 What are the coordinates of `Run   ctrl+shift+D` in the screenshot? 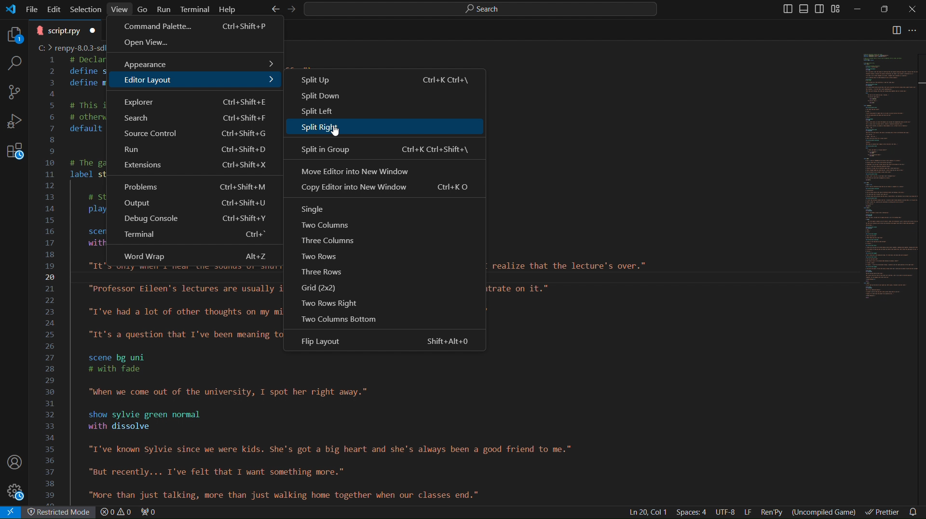 It's located at (193, 151).